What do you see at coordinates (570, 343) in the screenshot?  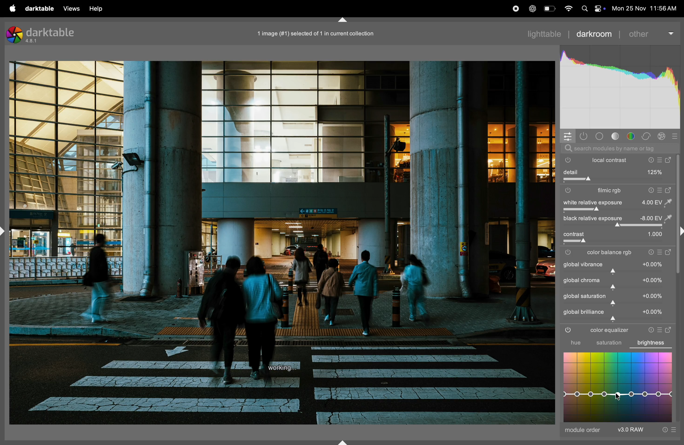 I see `hue` at bounding box center [570, 343].